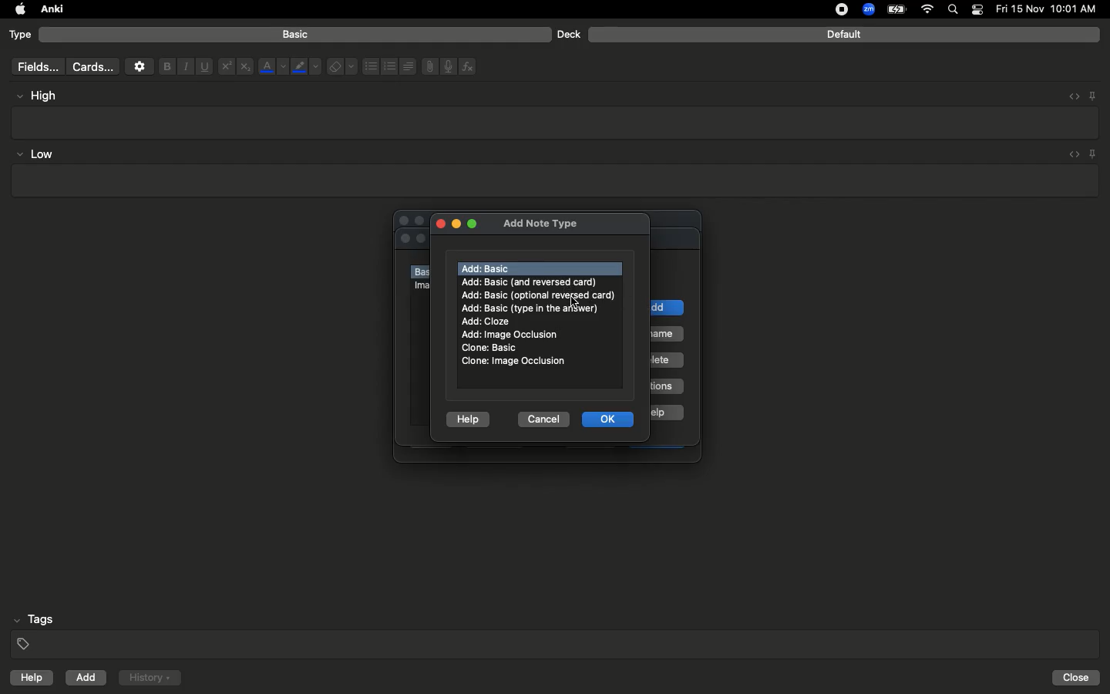  I want to click on Eraser, so click(341, 67).